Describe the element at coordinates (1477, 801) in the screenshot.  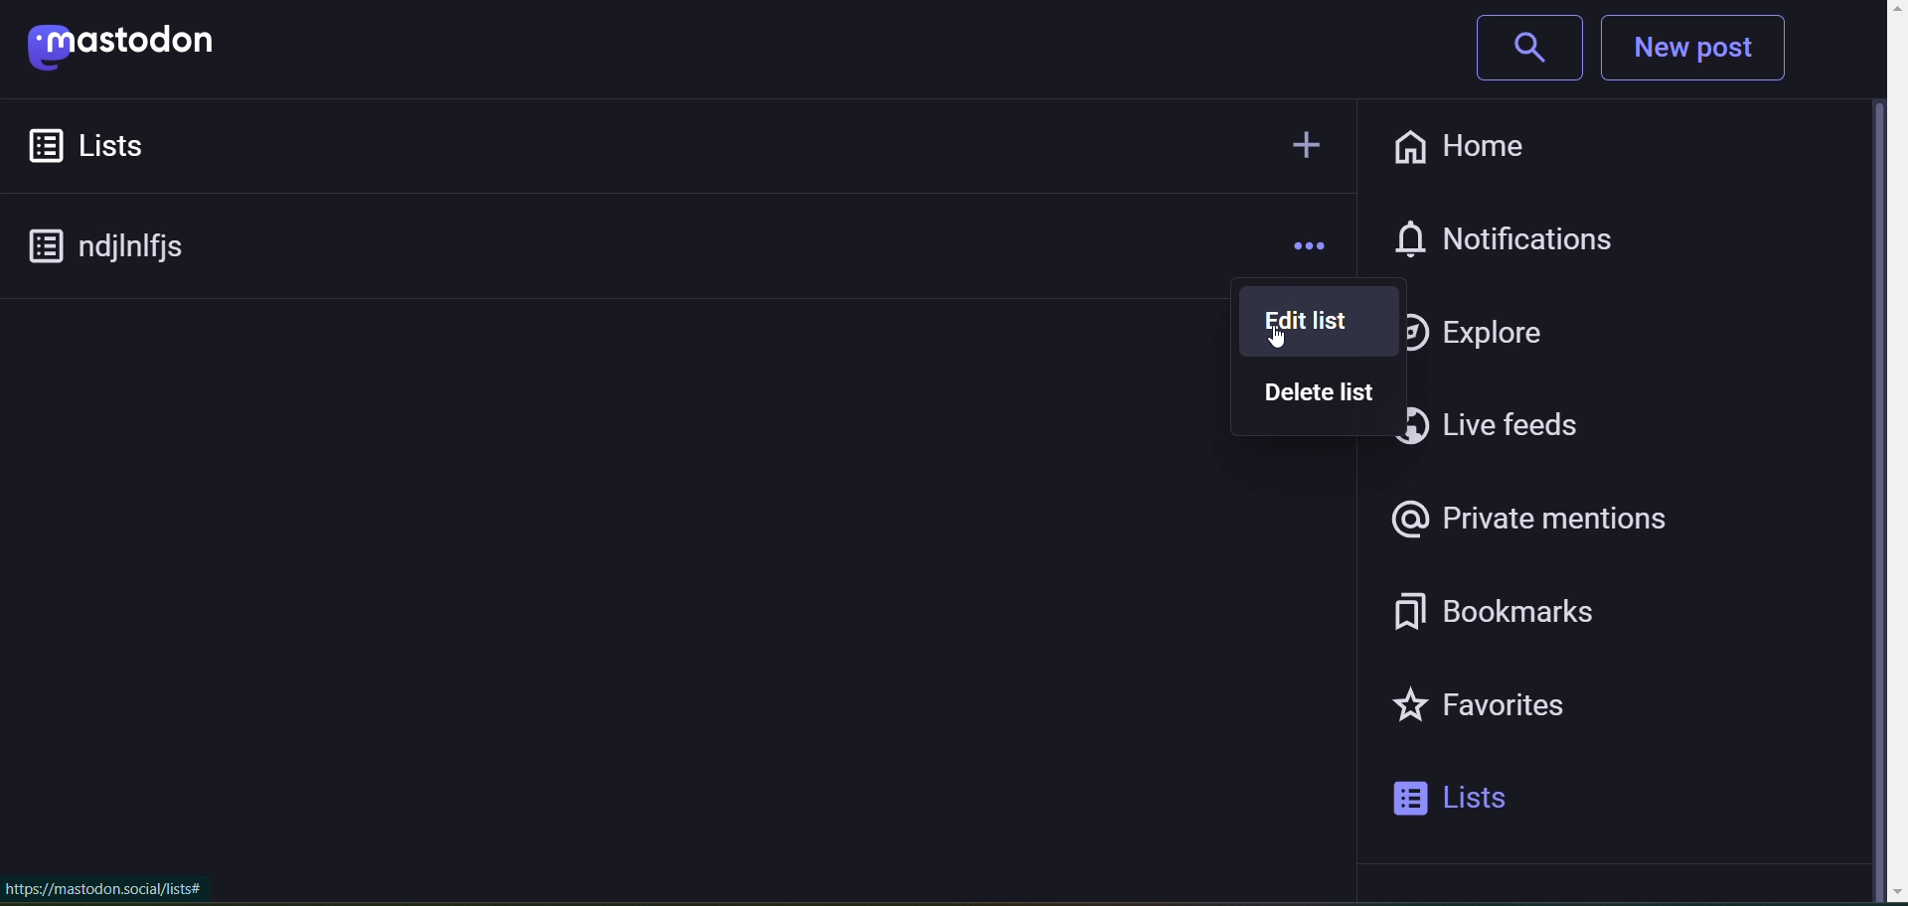
I see `lists` at that location.